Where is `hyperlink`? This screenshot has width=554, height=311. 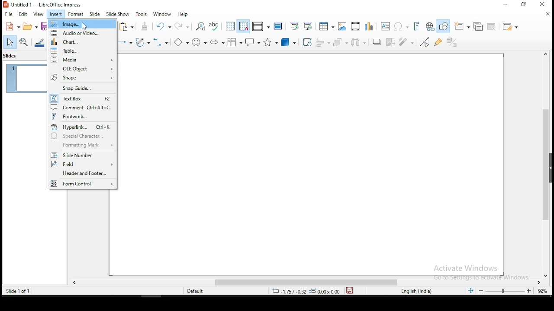
hyperlink is located at coordinates (82, 126).